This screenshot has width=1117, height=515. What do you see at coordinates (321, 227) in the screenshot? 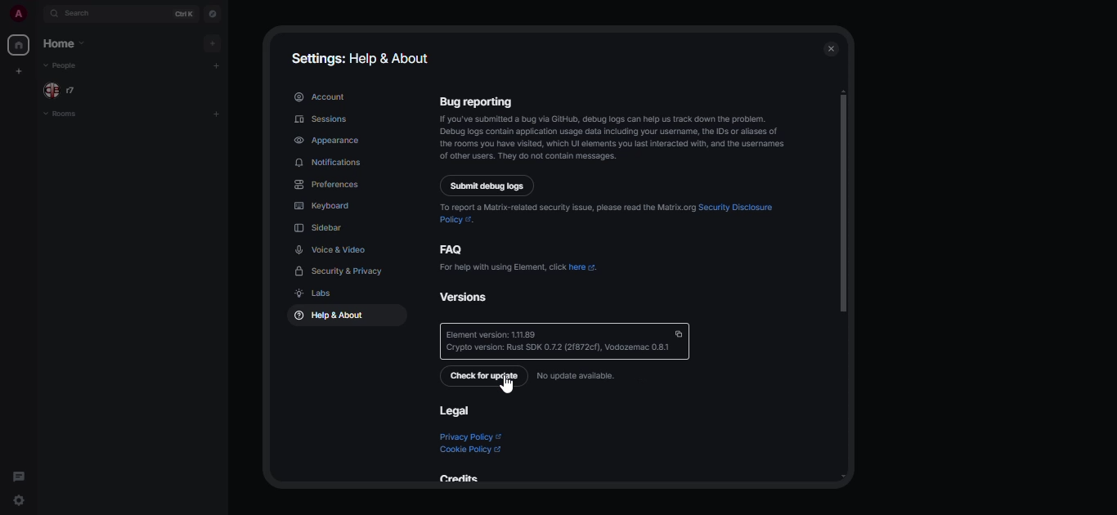
I see `sidebar` at bounding box center [321, 227].